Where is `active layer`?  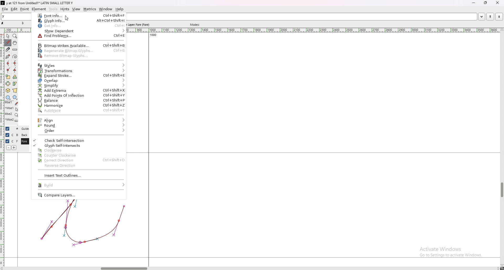
active layer is located at coordinates (140, 25).